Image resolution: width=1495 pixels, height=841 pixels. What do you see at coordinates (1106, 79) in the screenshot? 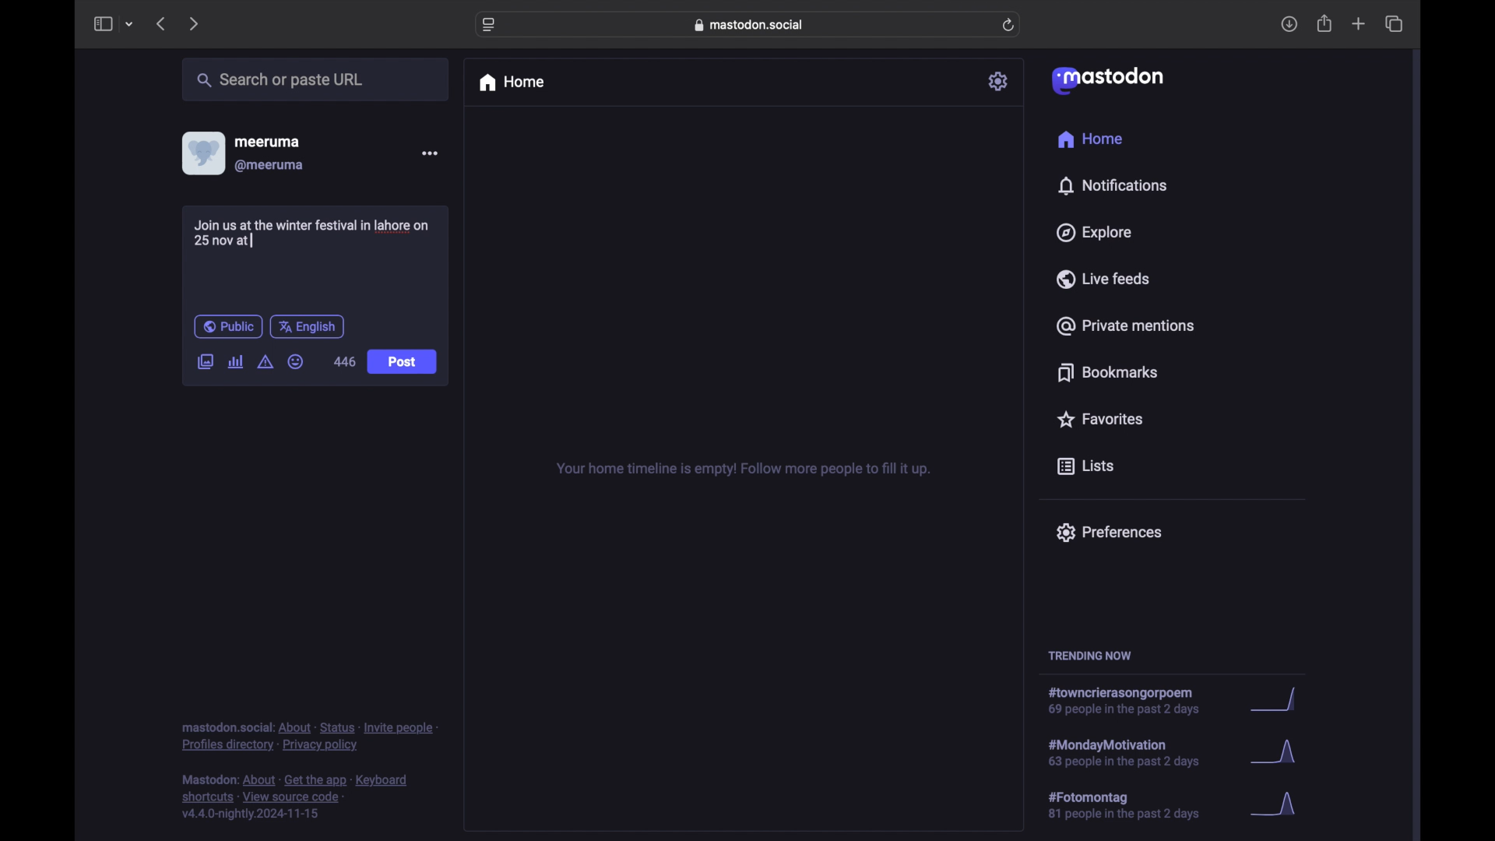
I see `mastodon` at bounding box center [1106, 79].